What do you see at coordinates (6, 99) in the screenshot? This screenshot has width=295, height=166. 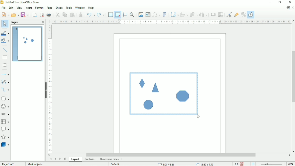 I see `Basic shapes` at bounding box center [6, 99].